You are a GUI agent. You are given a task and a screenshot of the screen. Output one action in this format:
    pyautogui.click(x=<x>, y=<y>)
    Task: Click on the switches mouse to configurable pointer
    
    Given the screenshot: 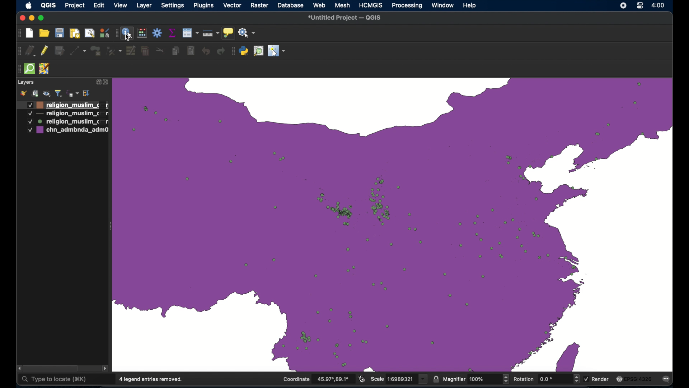 What is the action you would take?
    pyautogui.click(x=277, y=51)
    